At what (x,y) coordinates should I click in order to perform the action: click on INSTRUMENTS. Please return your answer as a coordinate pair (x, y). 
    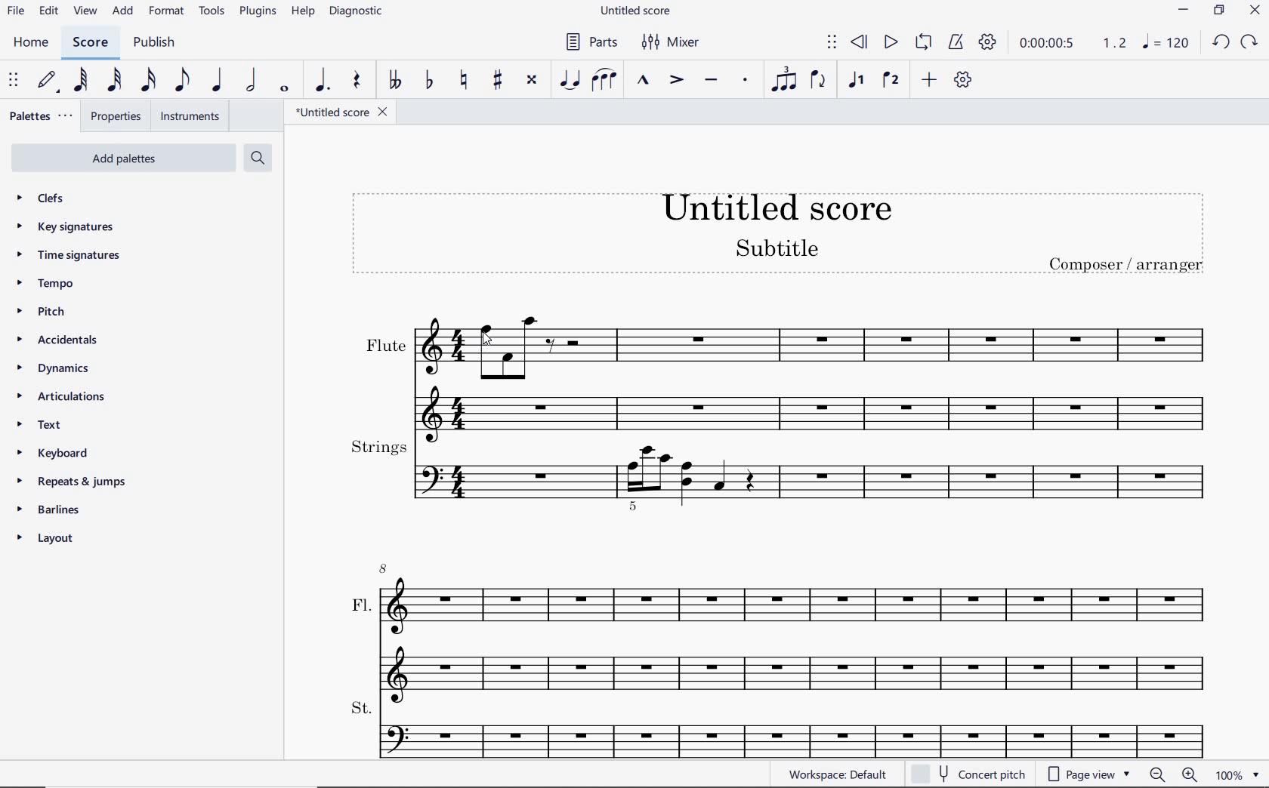
    Looking at the image, I should click on (191, 116).